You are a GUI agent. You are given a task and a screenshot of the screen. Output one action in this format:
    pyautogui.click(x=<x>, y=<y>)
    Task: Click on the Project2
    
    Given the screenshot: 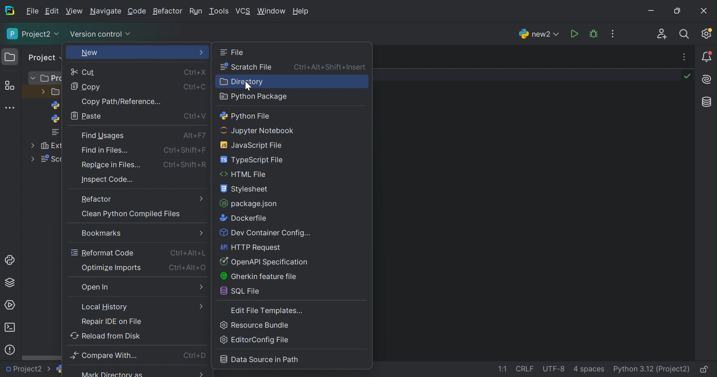 What is the action you would take?
    pyautogui.click(x=32, y=35)
    